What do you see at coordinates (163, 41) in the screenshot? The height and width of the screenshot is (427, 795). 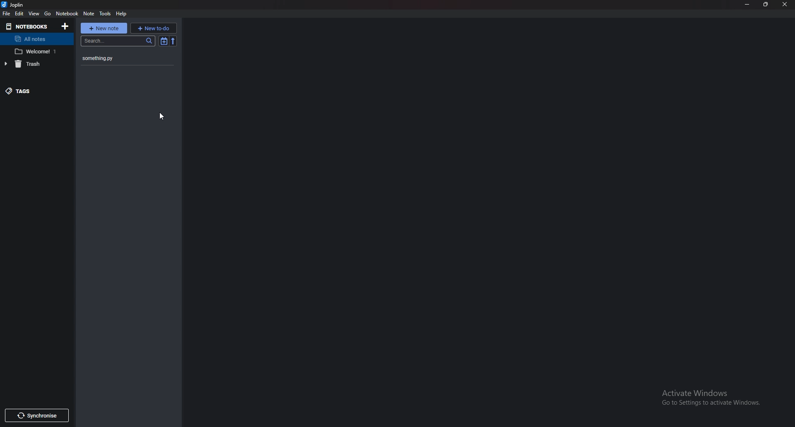 I see `Toggle sort order` at bounding box center [163, 41].